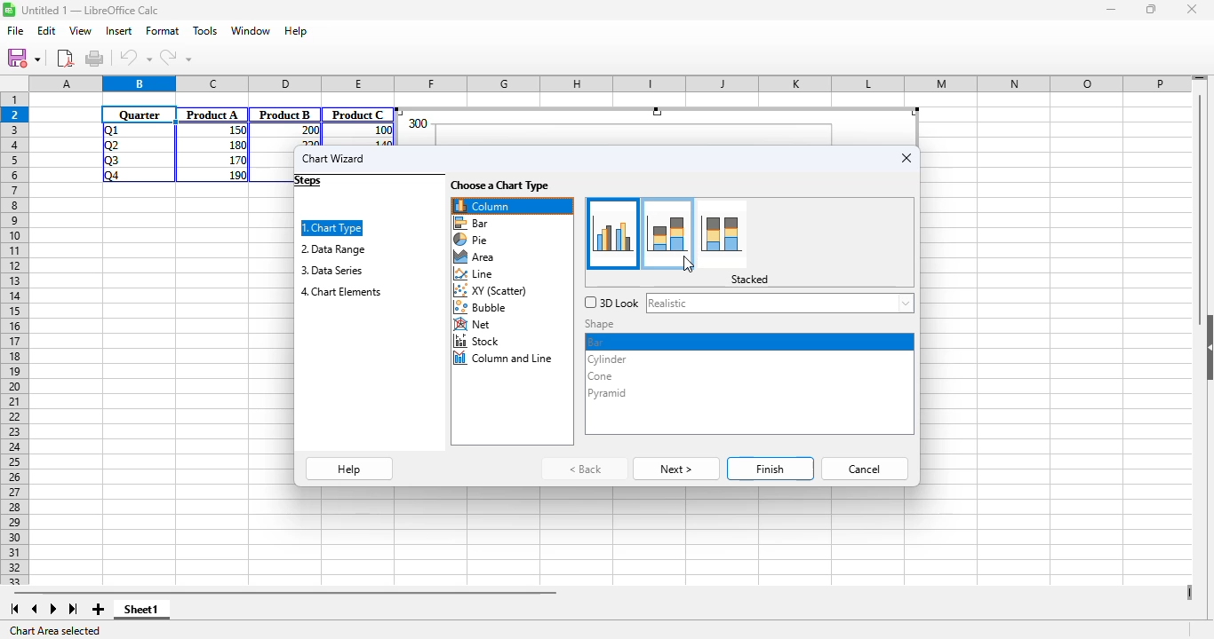 Image resolution: width=1214 pixels, height=639 pixels. Describe the element at coordinates (140, 114) in the screenshot. I see `Quarter/Cell selected` at that location.